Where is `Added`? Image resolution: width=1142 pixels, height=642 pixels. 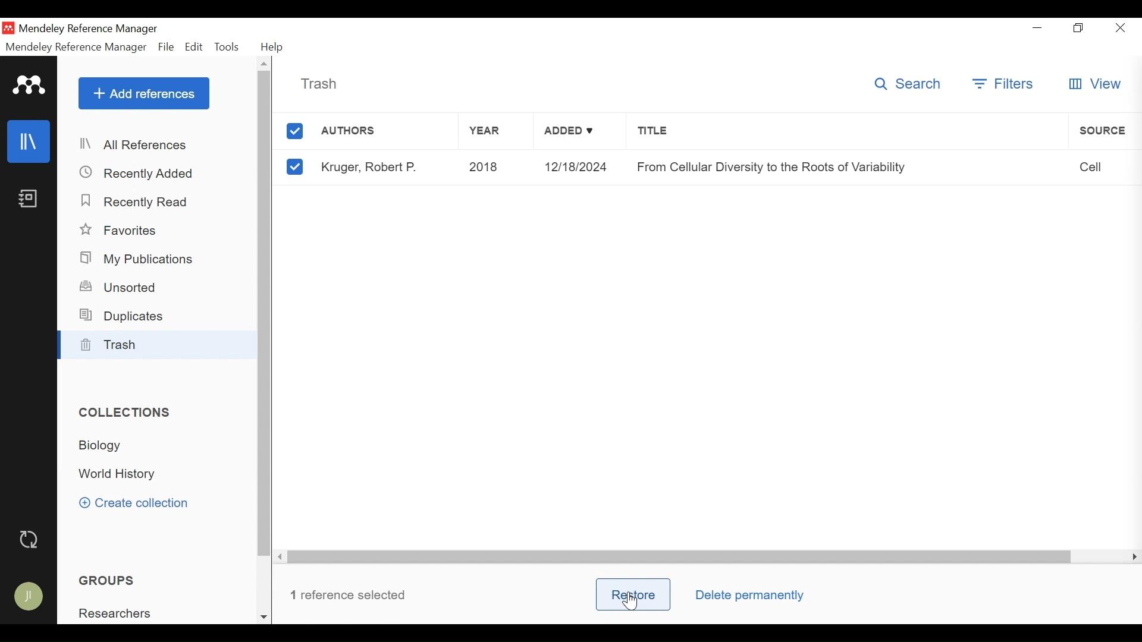
Added is located at coordinates (579, 133).